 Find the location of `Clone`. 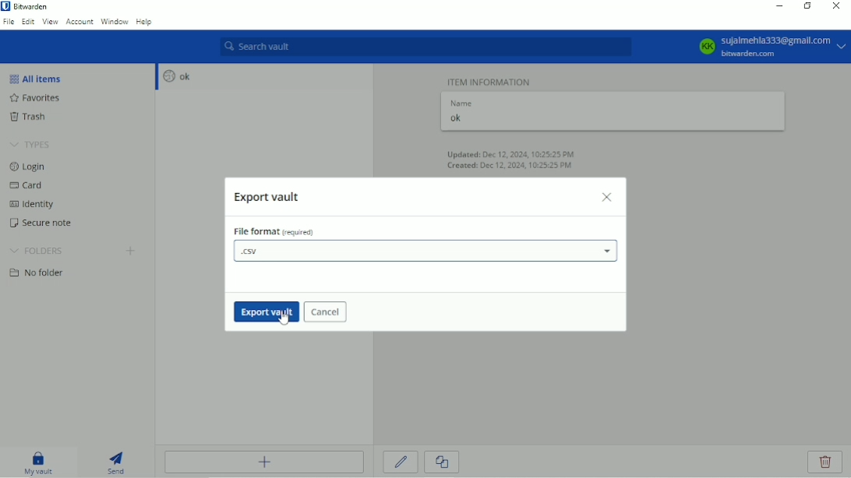

Clone is located at coordinates (441, 462).